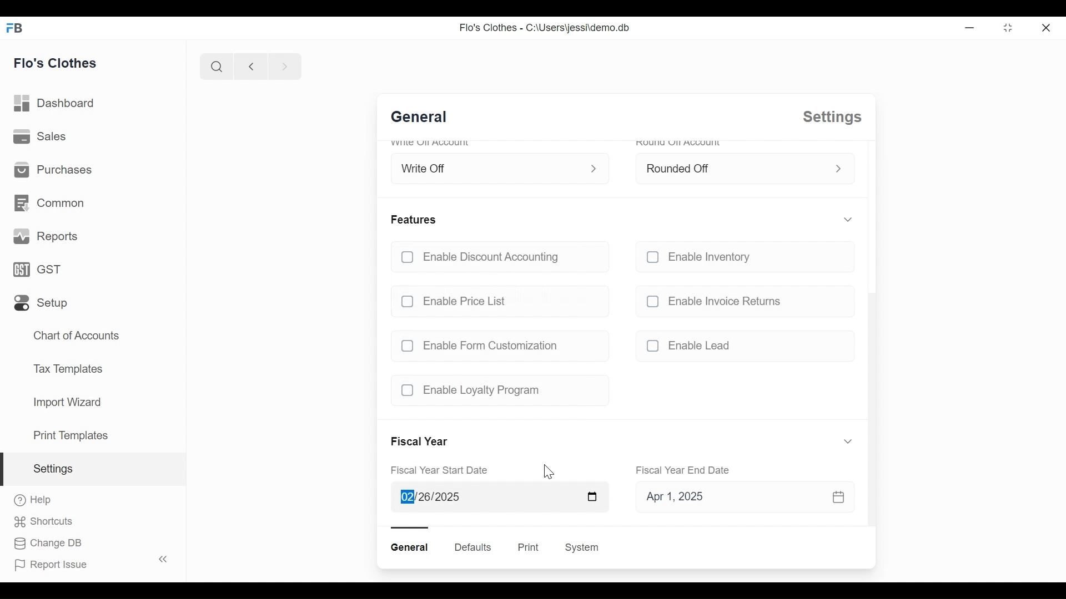 Image resolution: width=1066 pixels, height=599 pixels. I want to click on GST, so click(42, 270).